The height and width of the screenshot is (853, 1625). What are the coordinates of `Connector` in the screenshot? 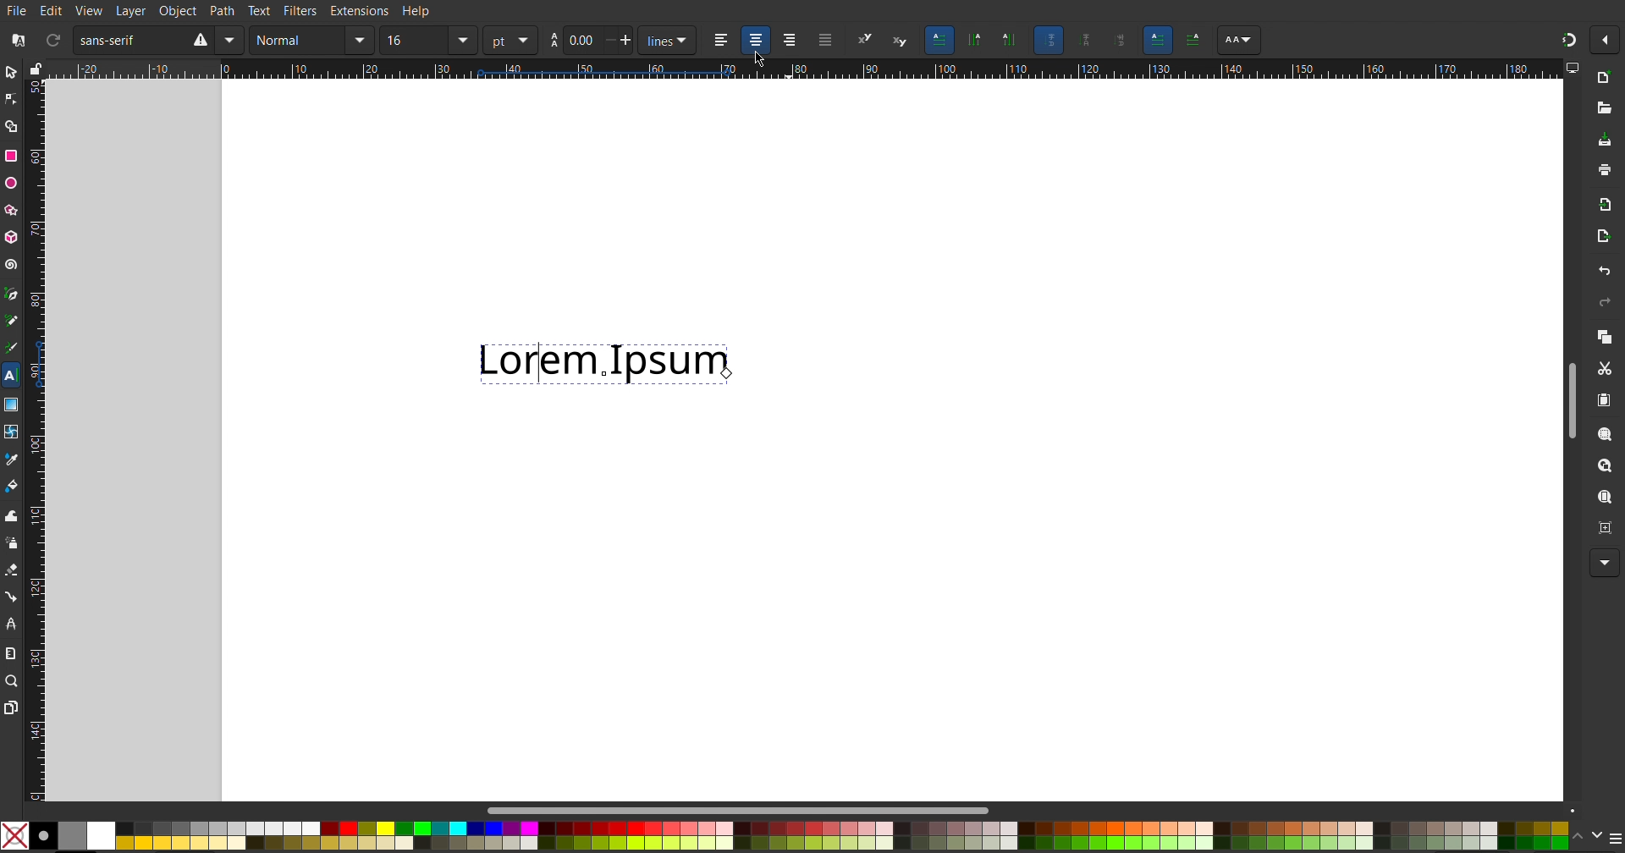 It's located at (14, 597).